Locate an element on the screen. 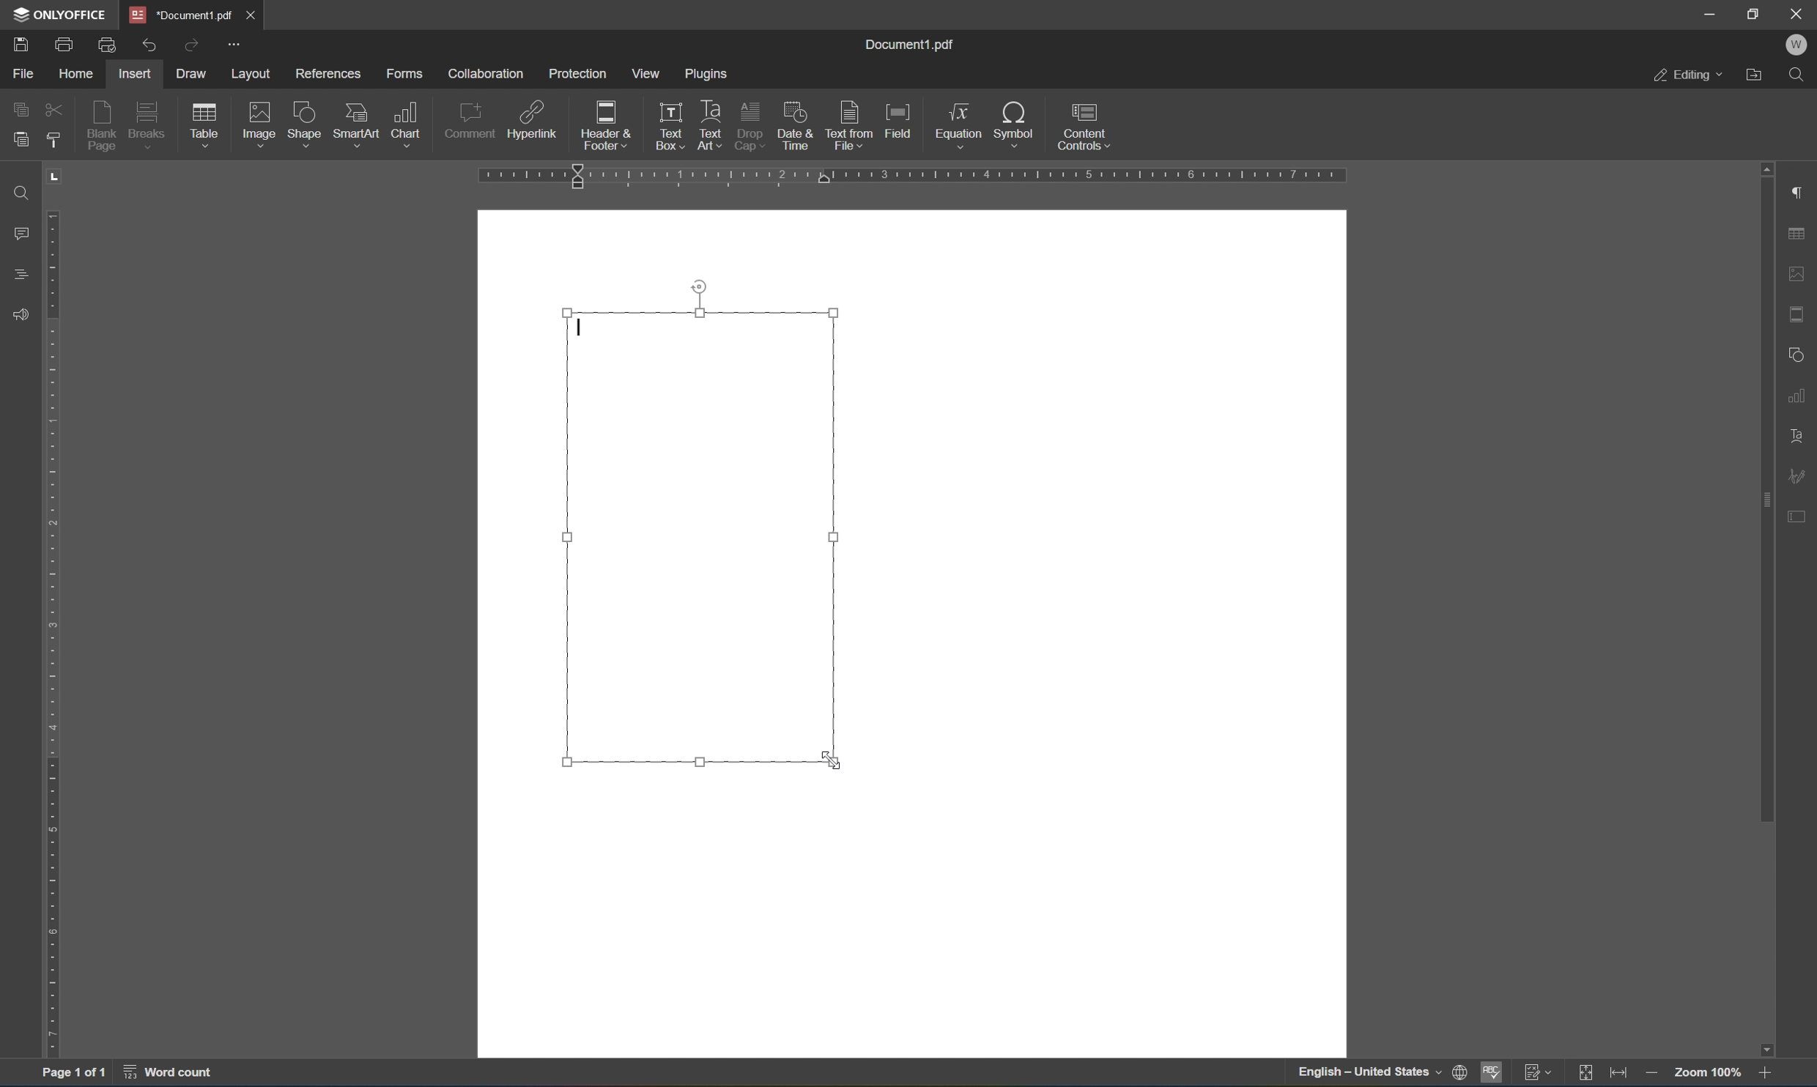 This screenshot has height=1087, width=1817. zoom in is located at coordinates (1765, 1074).